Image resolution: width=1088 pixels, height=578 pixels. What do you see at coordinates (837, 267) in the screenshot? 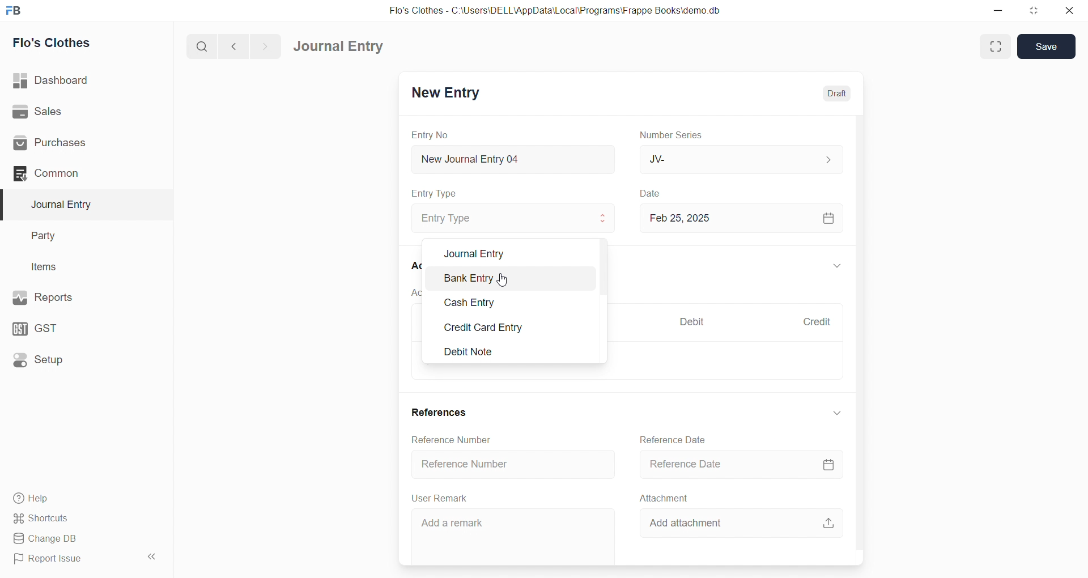
I see `Expand/Collapse` at bounding box center [837, 267].